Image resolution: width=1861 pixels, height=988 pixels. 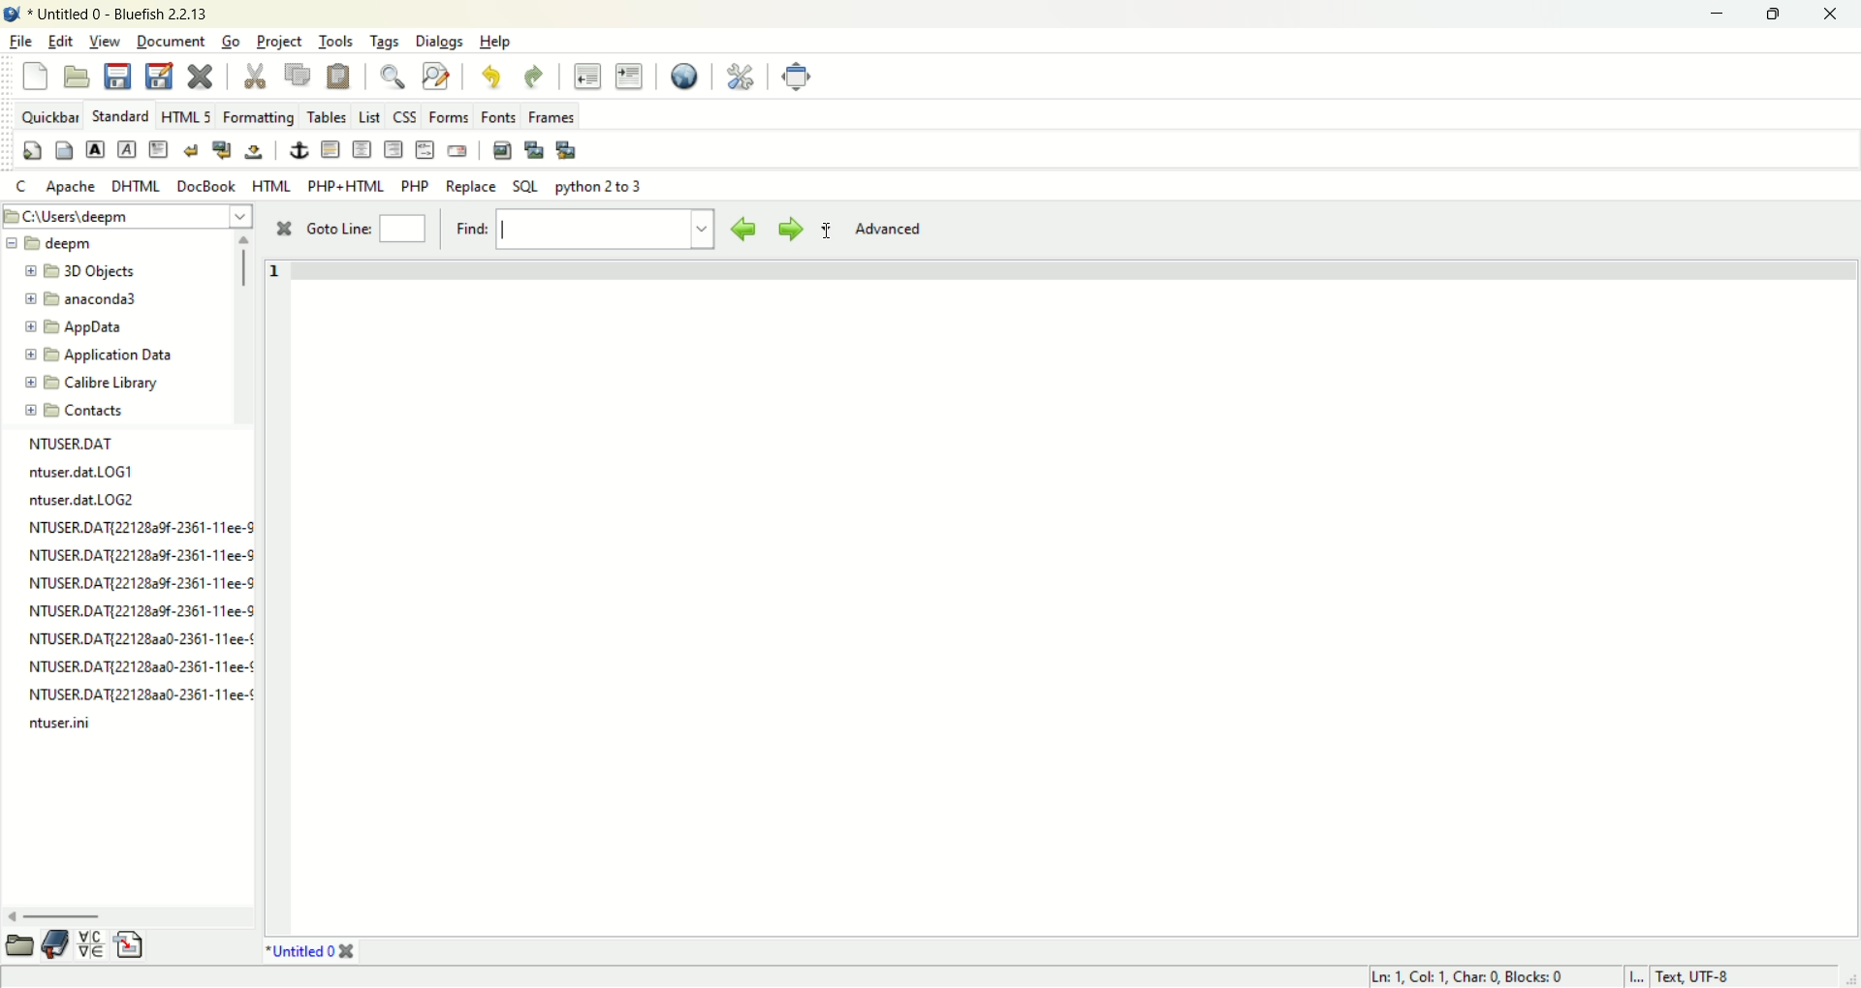 What do you see at coordinates (392, 149) in the screenshot?
I see `right justify` at bounding box center [392, 149].